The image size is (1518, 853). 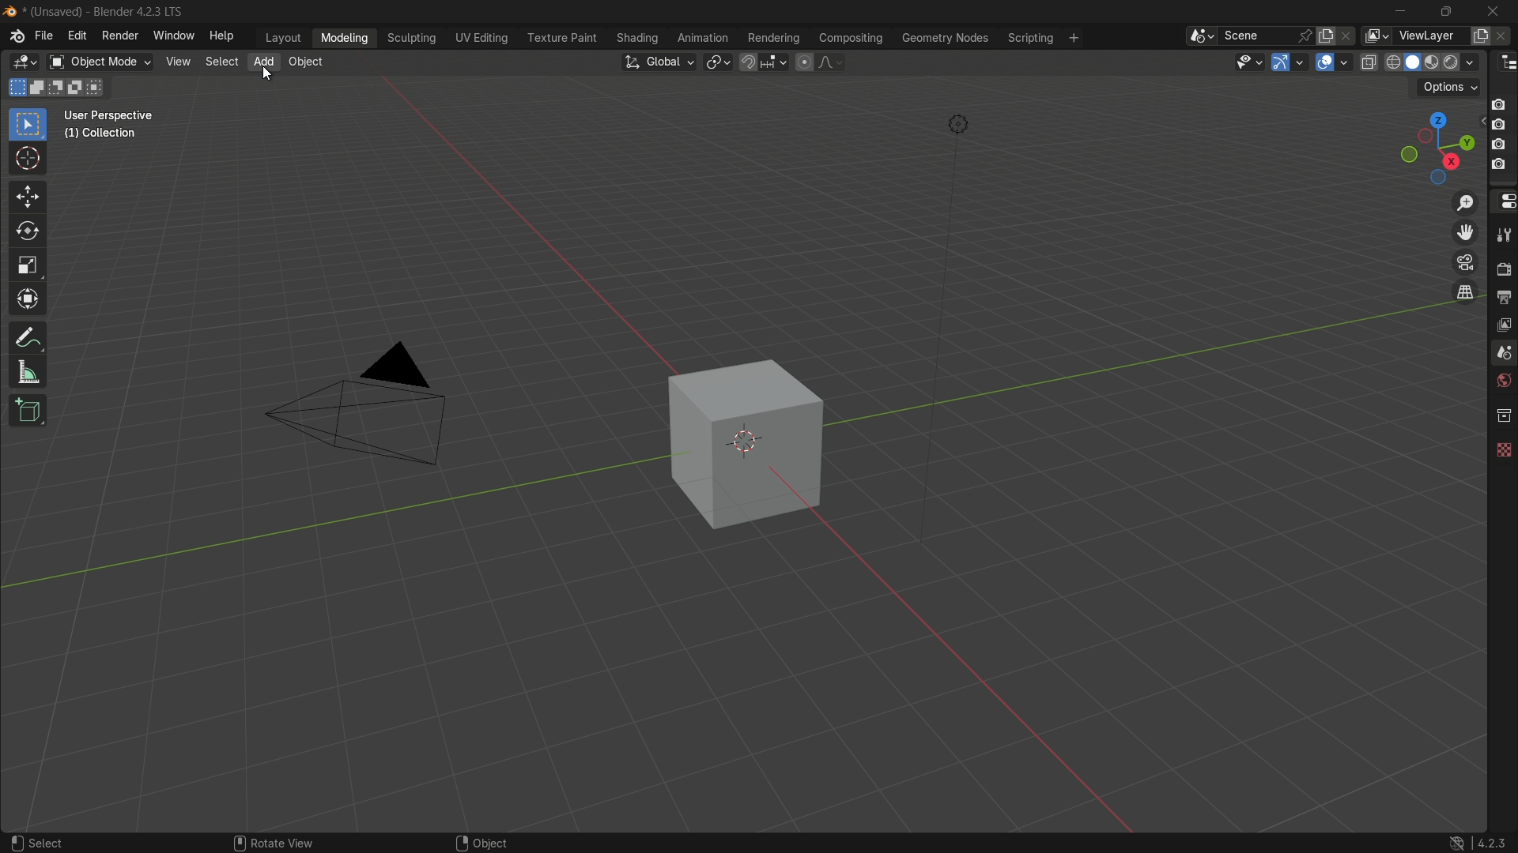 What do you see at coordinates (1430, 36) in the screenshot?
I see `view layer name` at bounding box center [1430, 36].